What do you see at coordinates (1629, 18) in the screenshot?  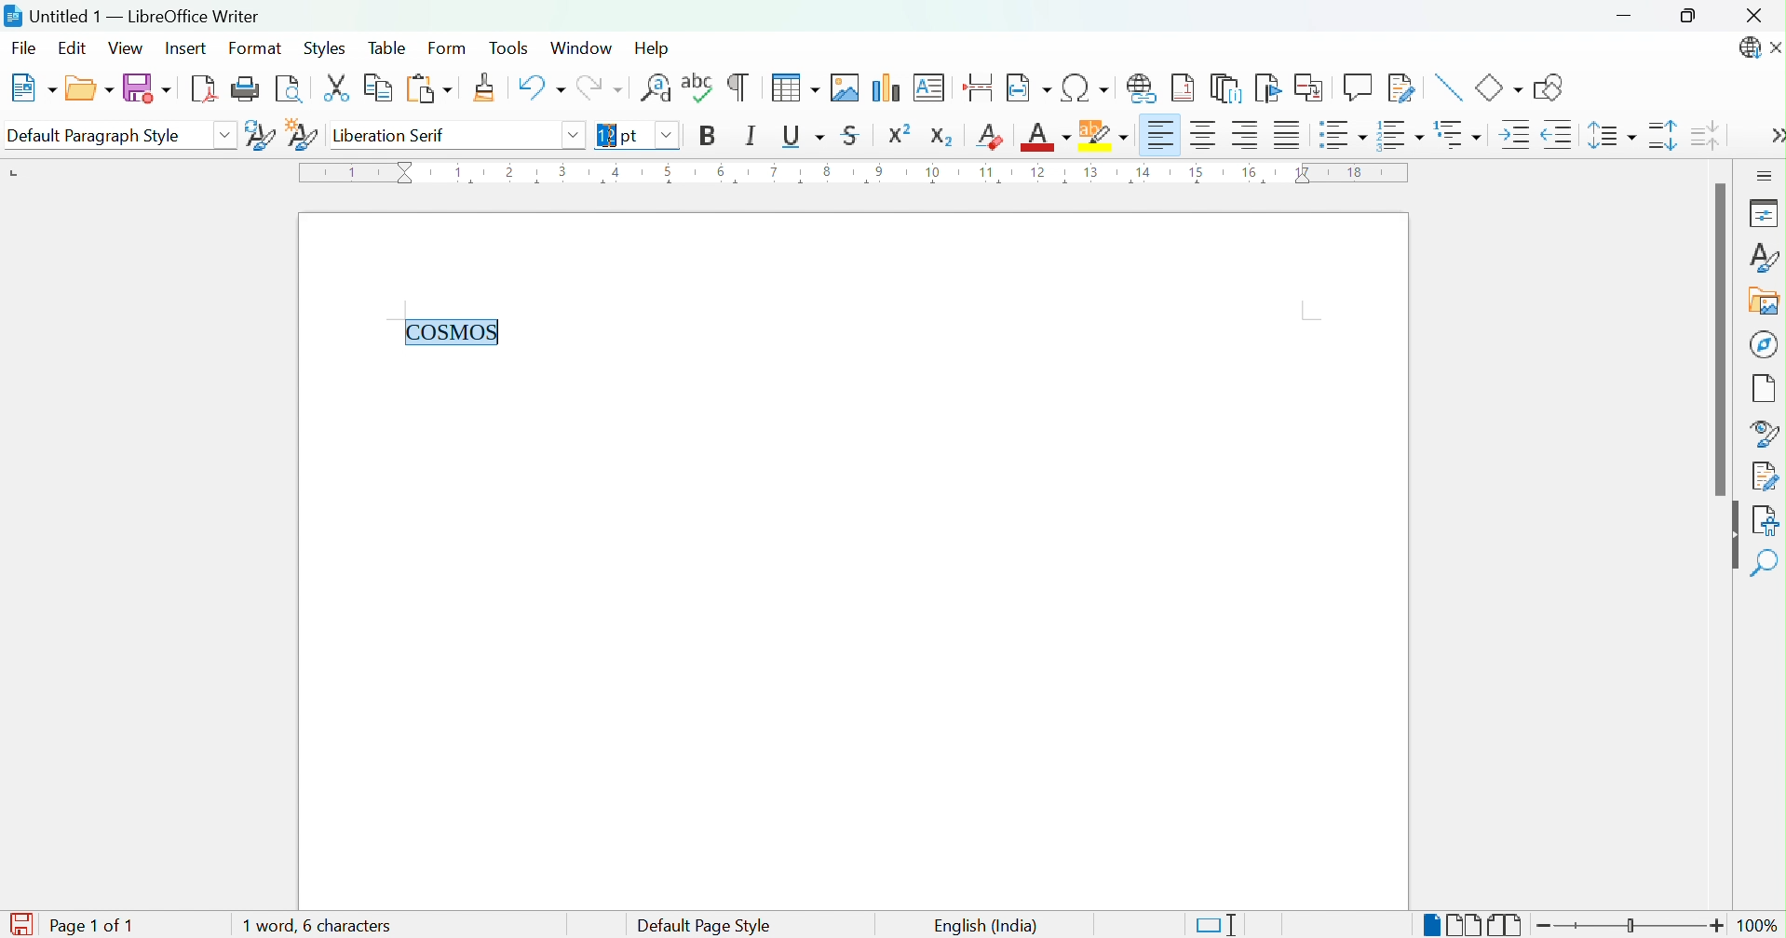 I see `Minimize` at bounding box center [1629, 18].